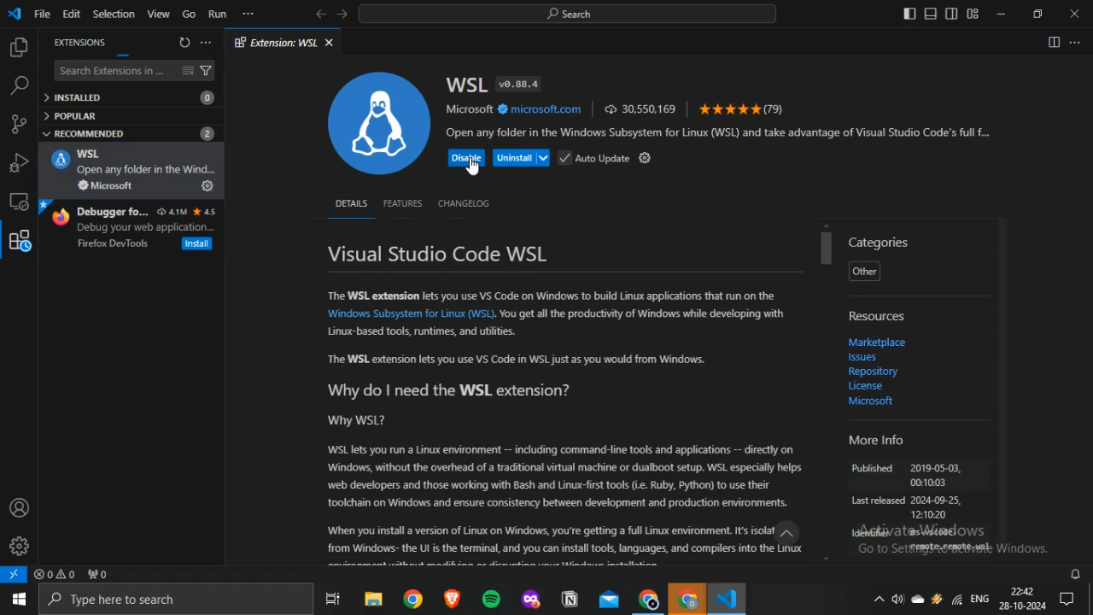 The width and height of the screenshot is (1093, 615). I want to click on Disable, so click(467, 158).